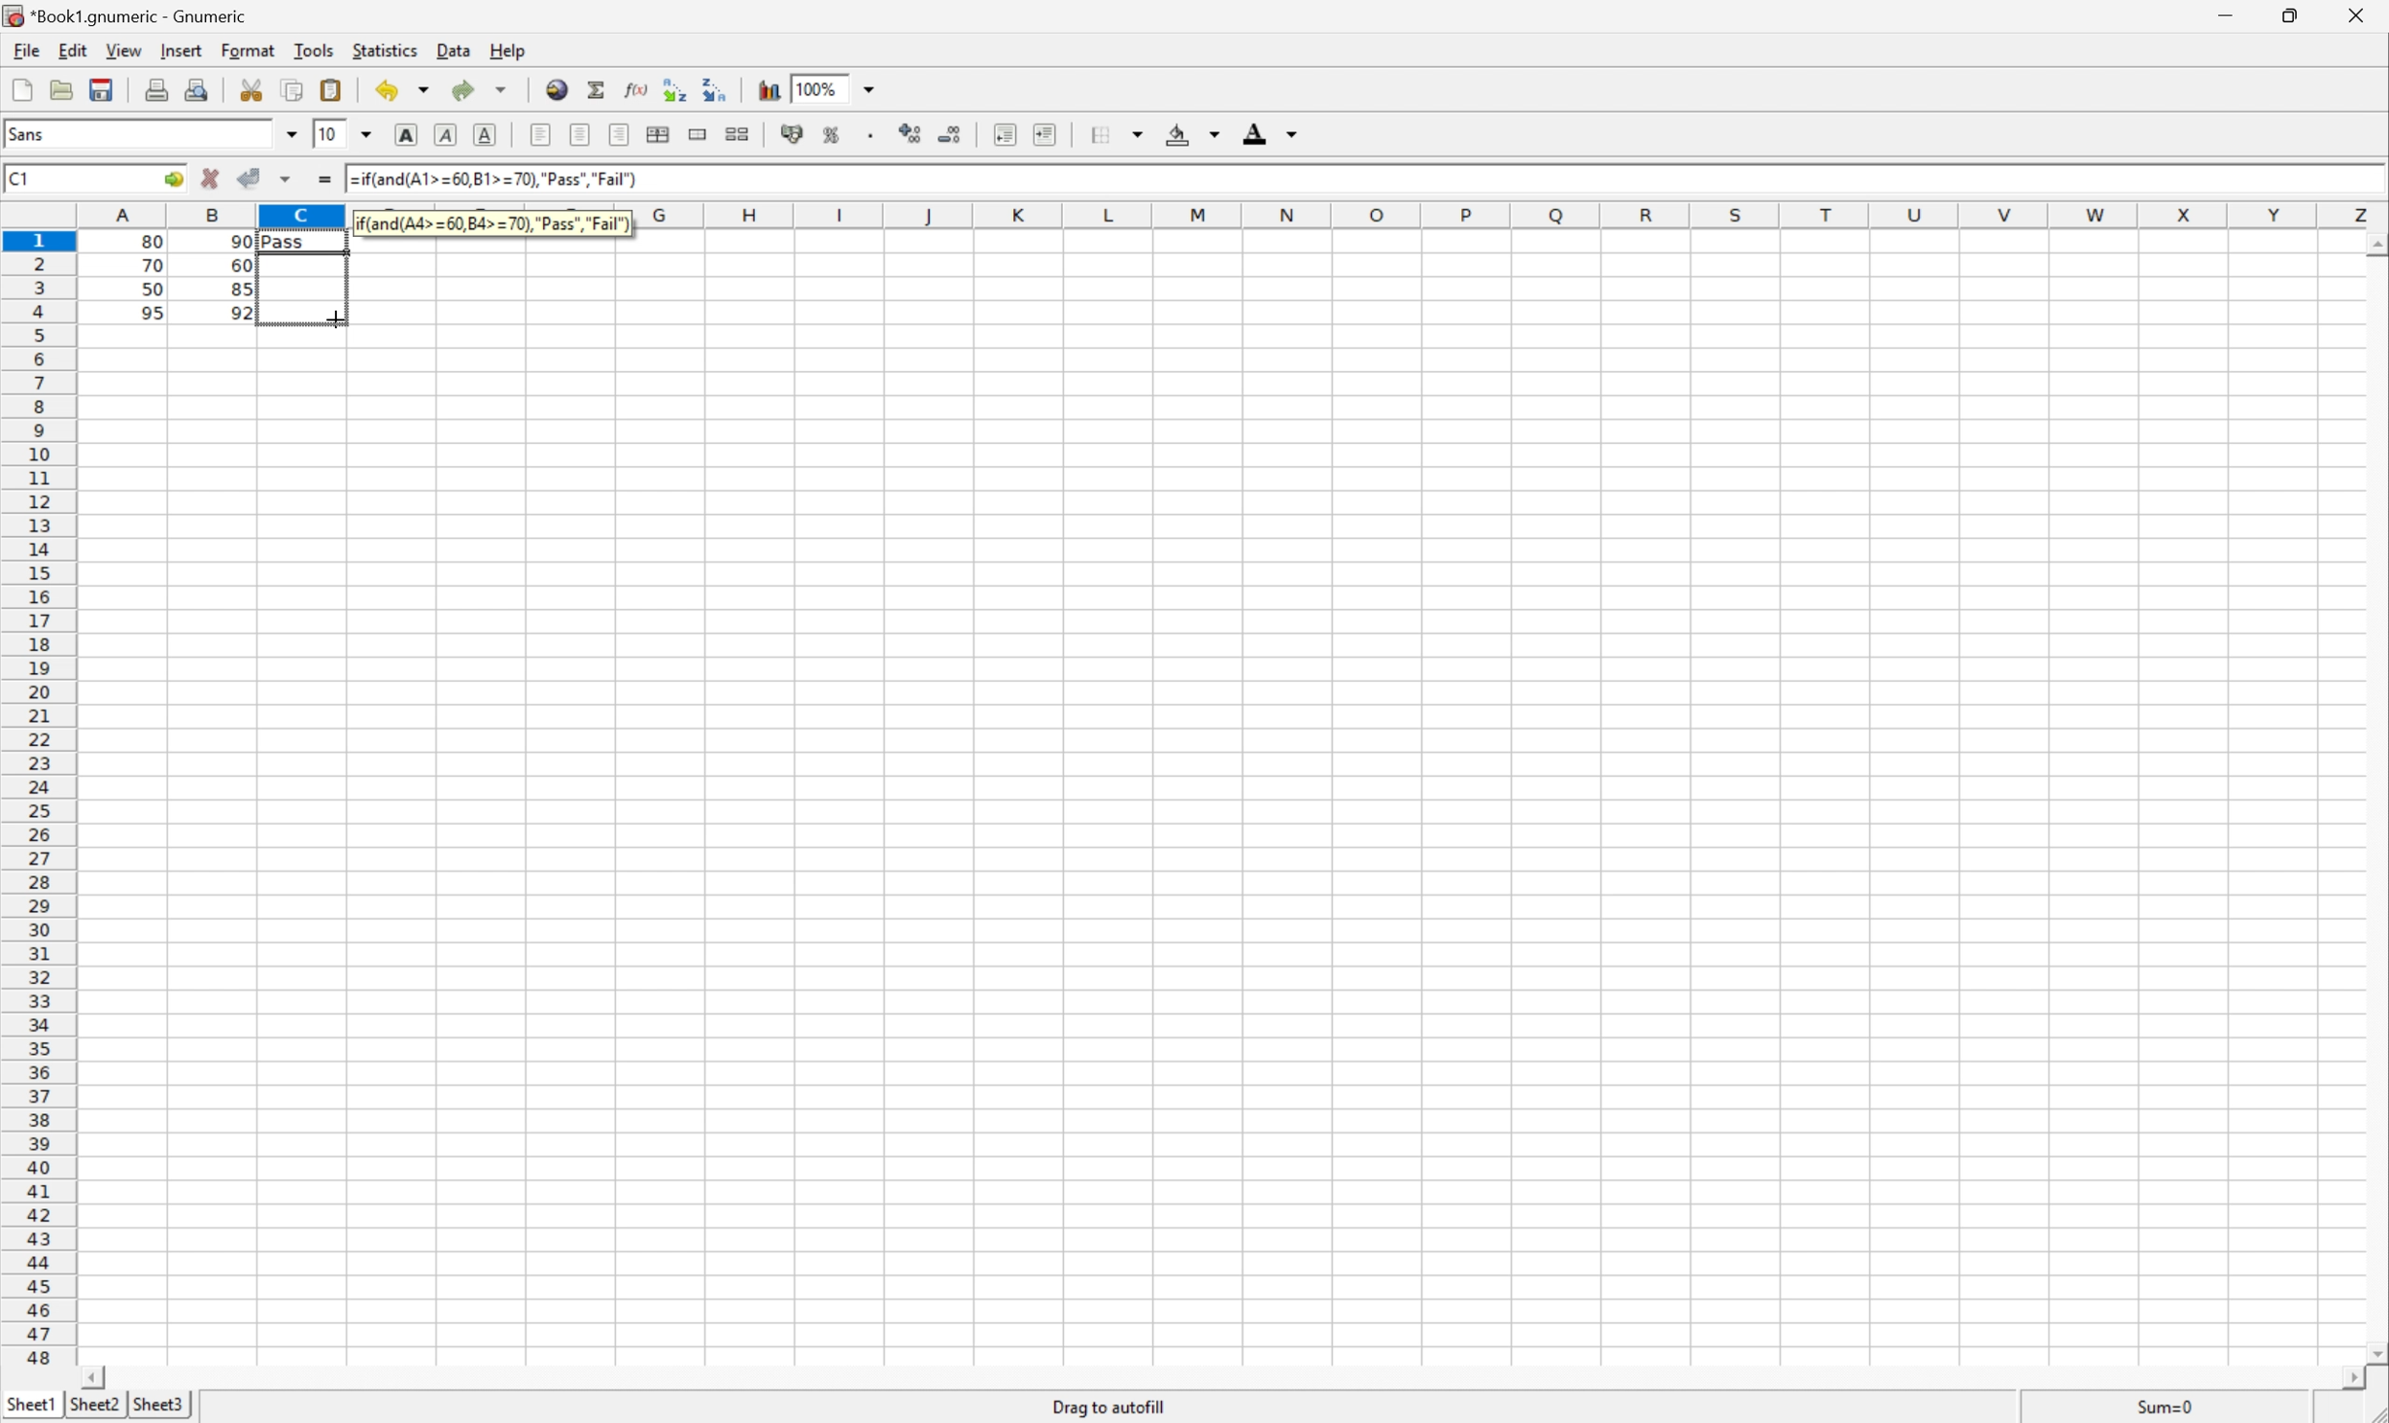  What do you see at coordinates (94, 1405) in the screenshot?
I see `Sheet2` at bounding box center [94, 1405].